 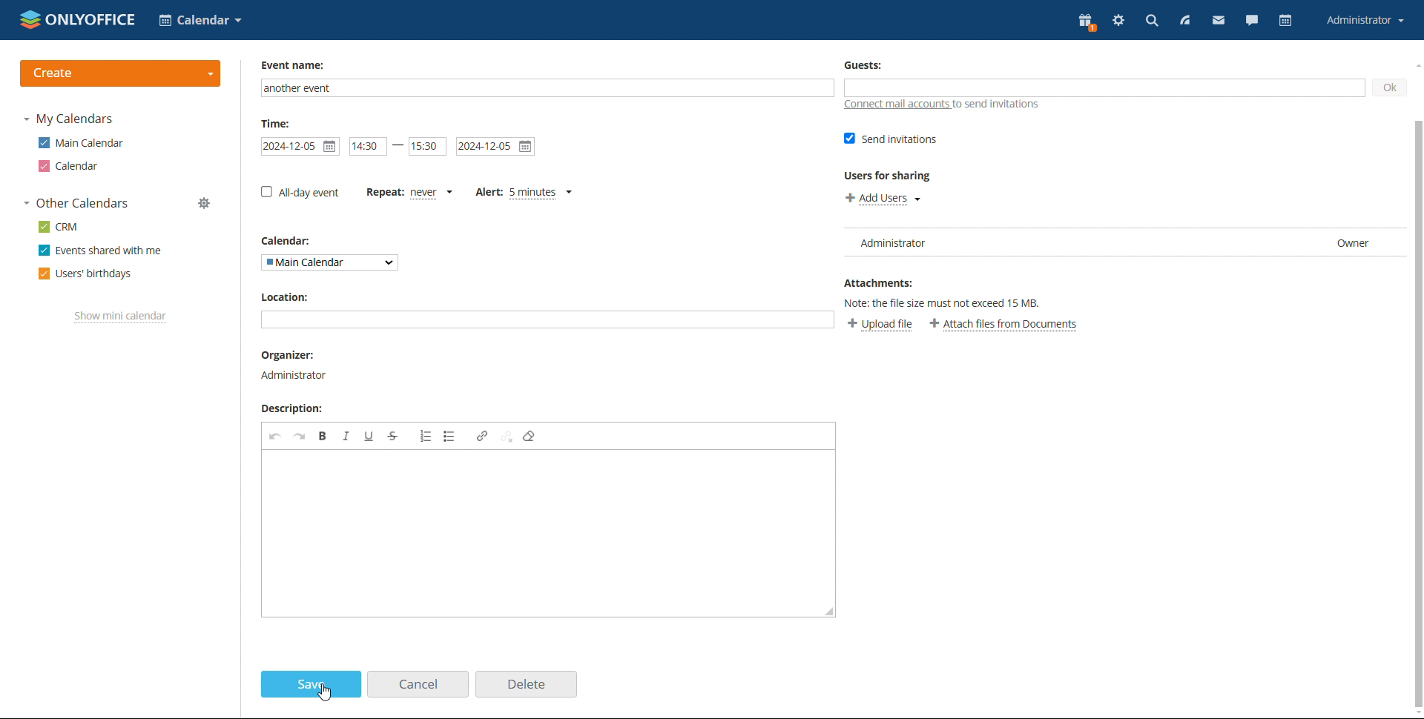 I want to click on Calendar:, so click(x=291, y=241).